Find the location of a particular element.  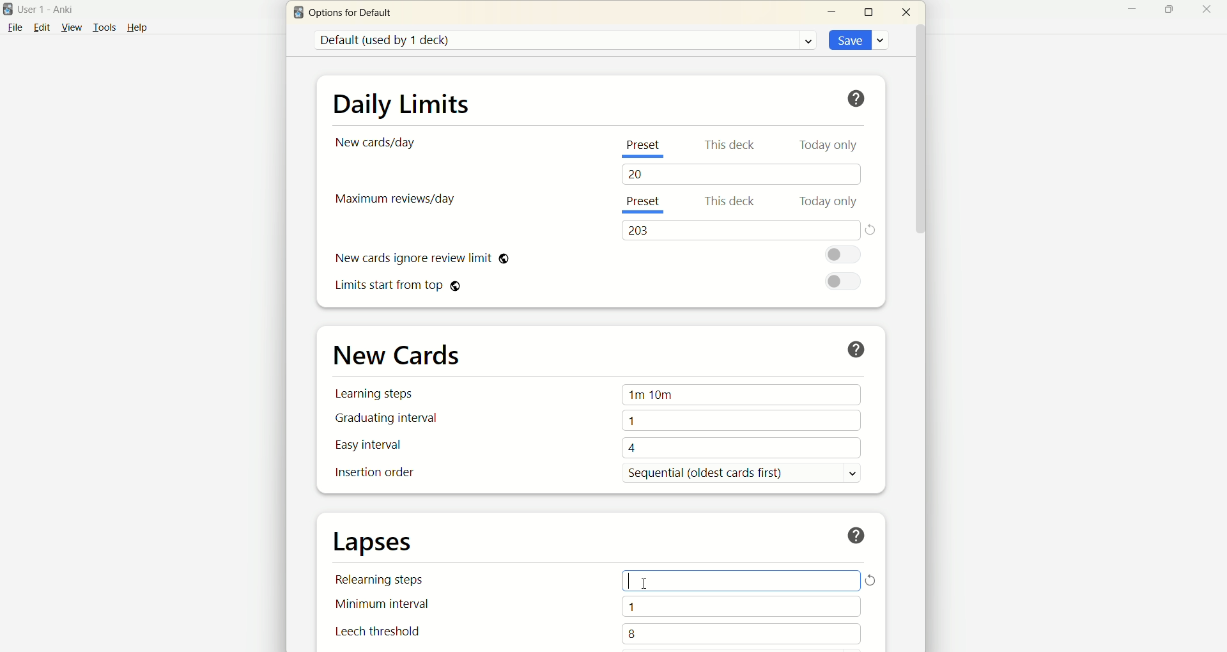

view is located at coordinates (70, 28).